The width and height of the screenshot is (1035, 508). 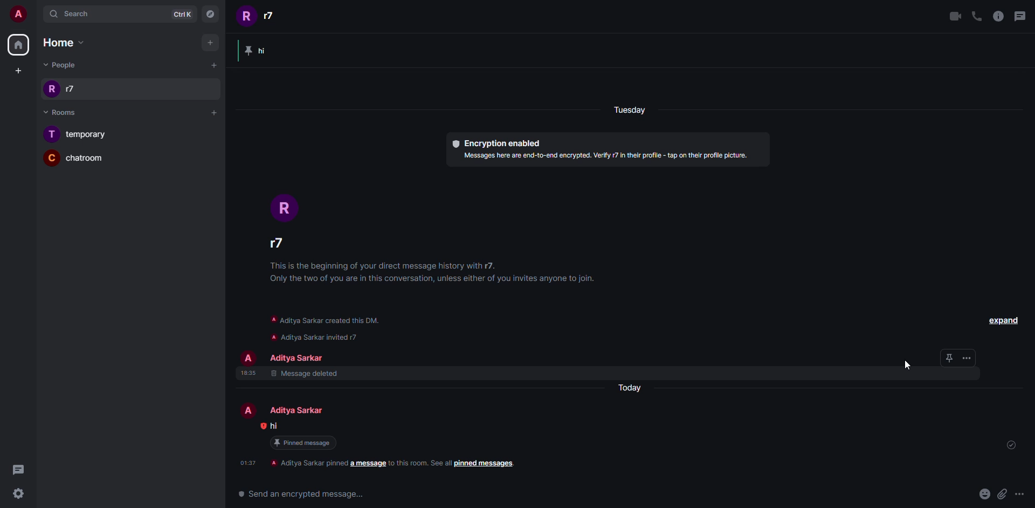 I want to click on rooms, so click(x=65, y=113).